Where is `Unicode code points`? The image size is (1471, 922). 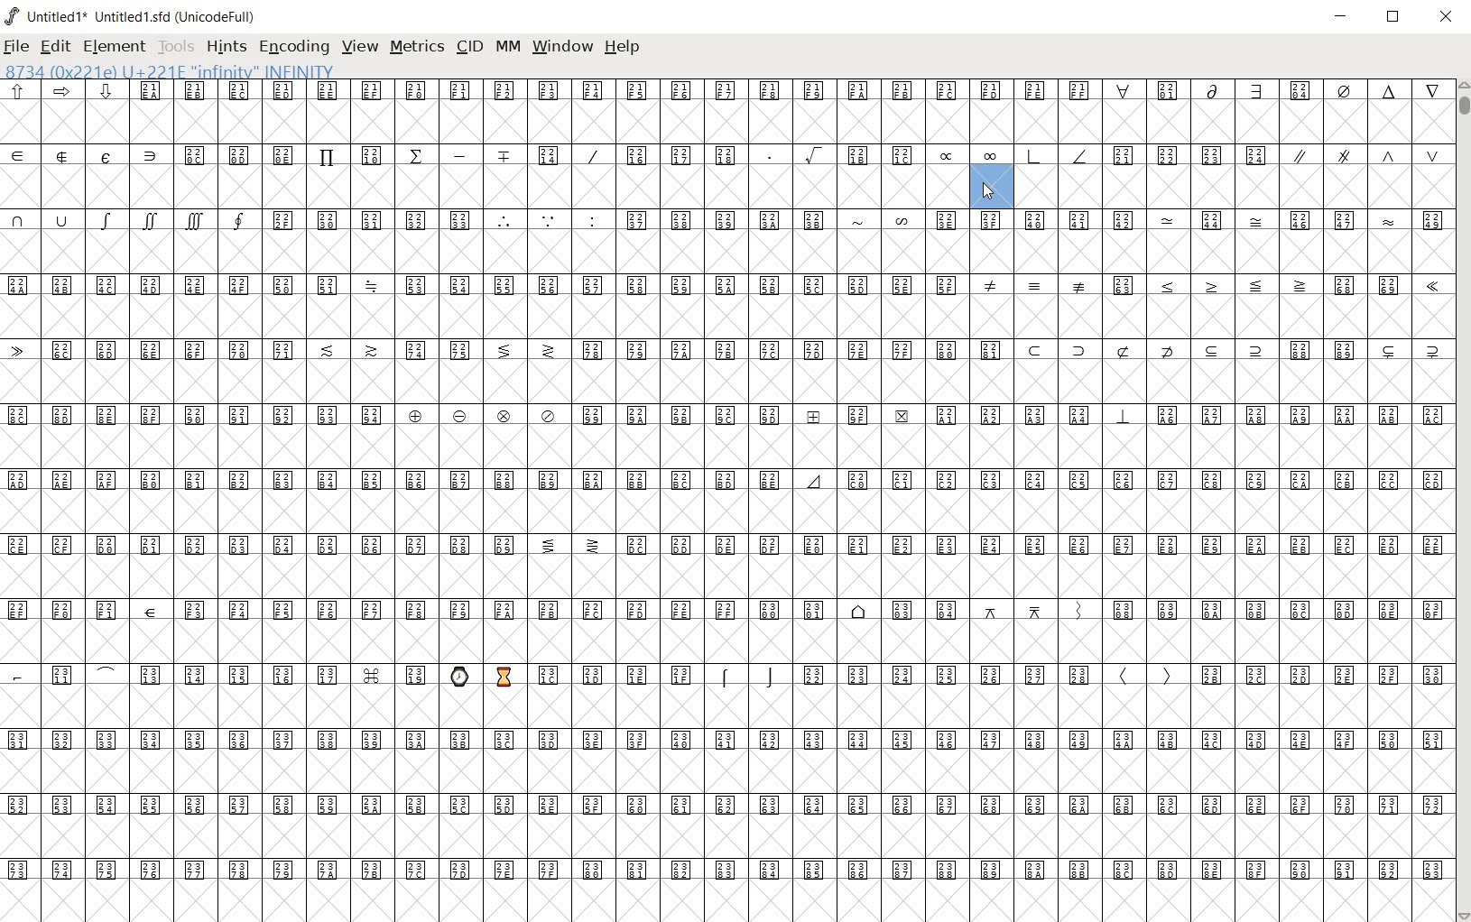
Unicode code points is located at coordinates (225, 674).